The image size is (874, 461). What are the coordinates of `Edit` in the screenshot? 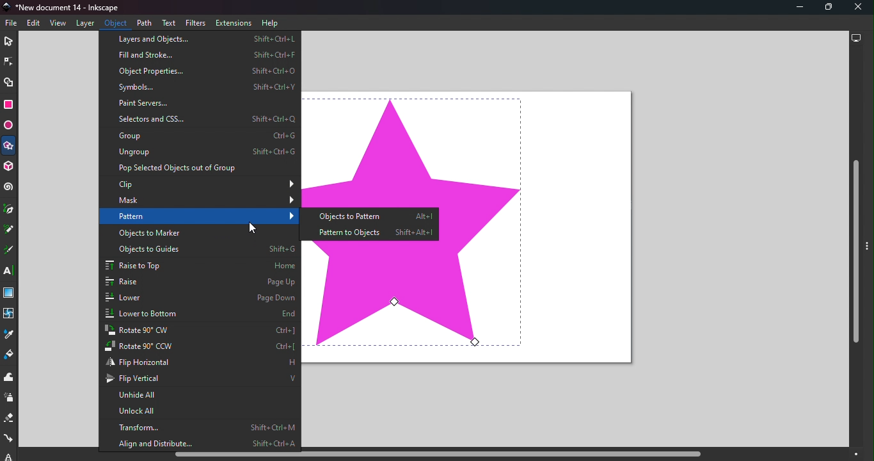 It's located at (33, 24).